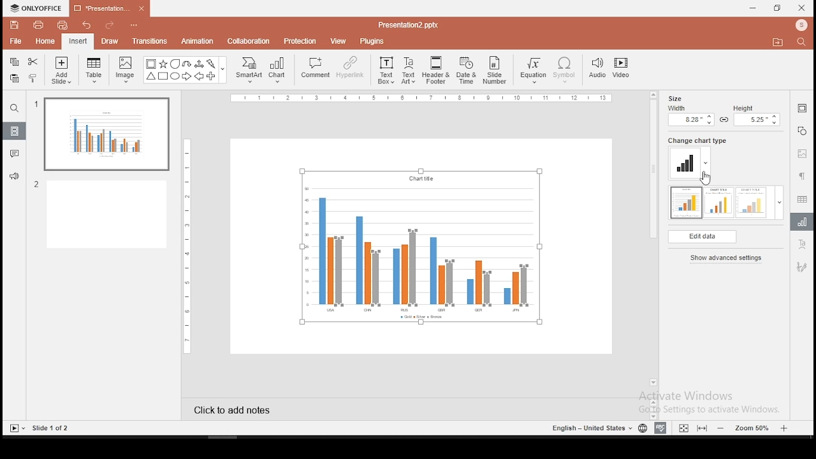 The width and height of the screenshot is (816, 459). What do you see at coordinates (802, 222) in the screenshot?
I see `chart settings` at bounding box center [802, 222].